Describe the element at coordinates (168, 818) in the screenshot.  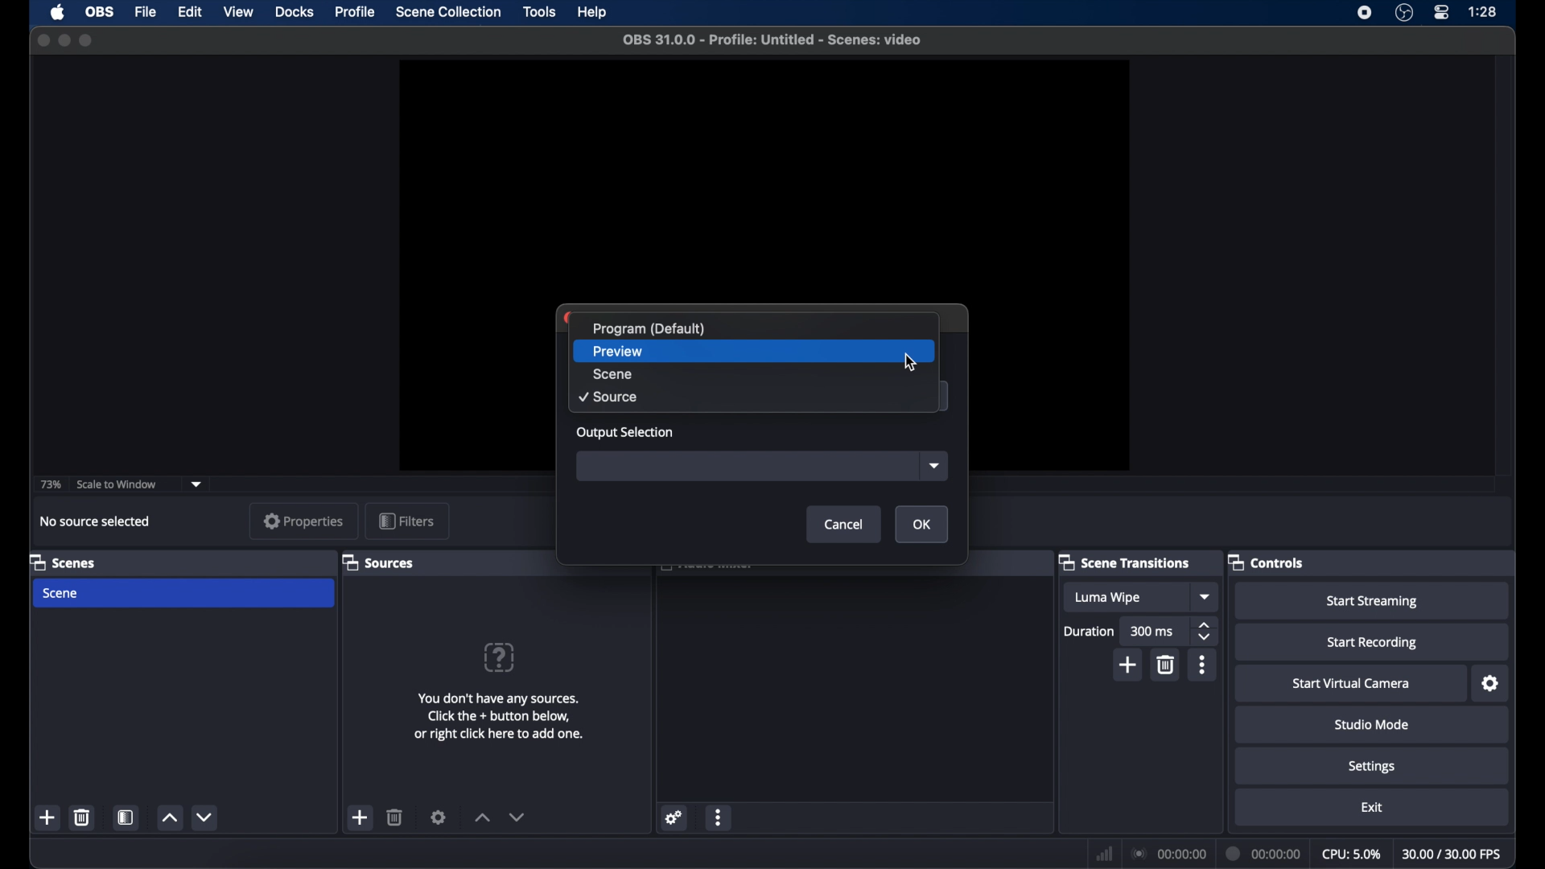
I see `increment` at that location.